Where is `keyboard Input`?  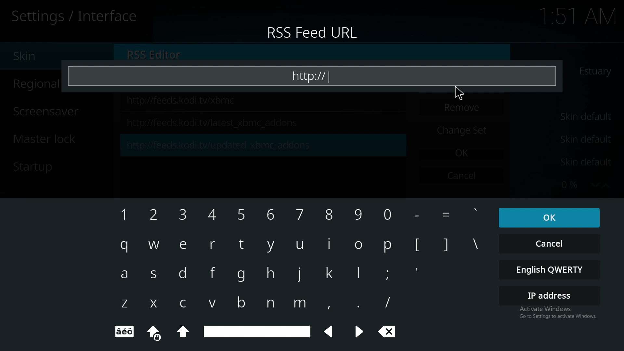
keyboard Input is located at coordinates (387, 274).